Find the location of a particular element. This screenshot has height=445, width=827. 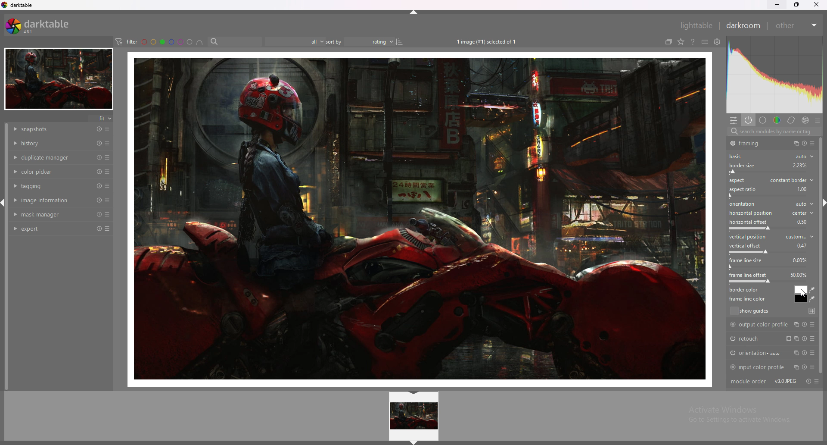

image preview is located at coordinates (414, 416).